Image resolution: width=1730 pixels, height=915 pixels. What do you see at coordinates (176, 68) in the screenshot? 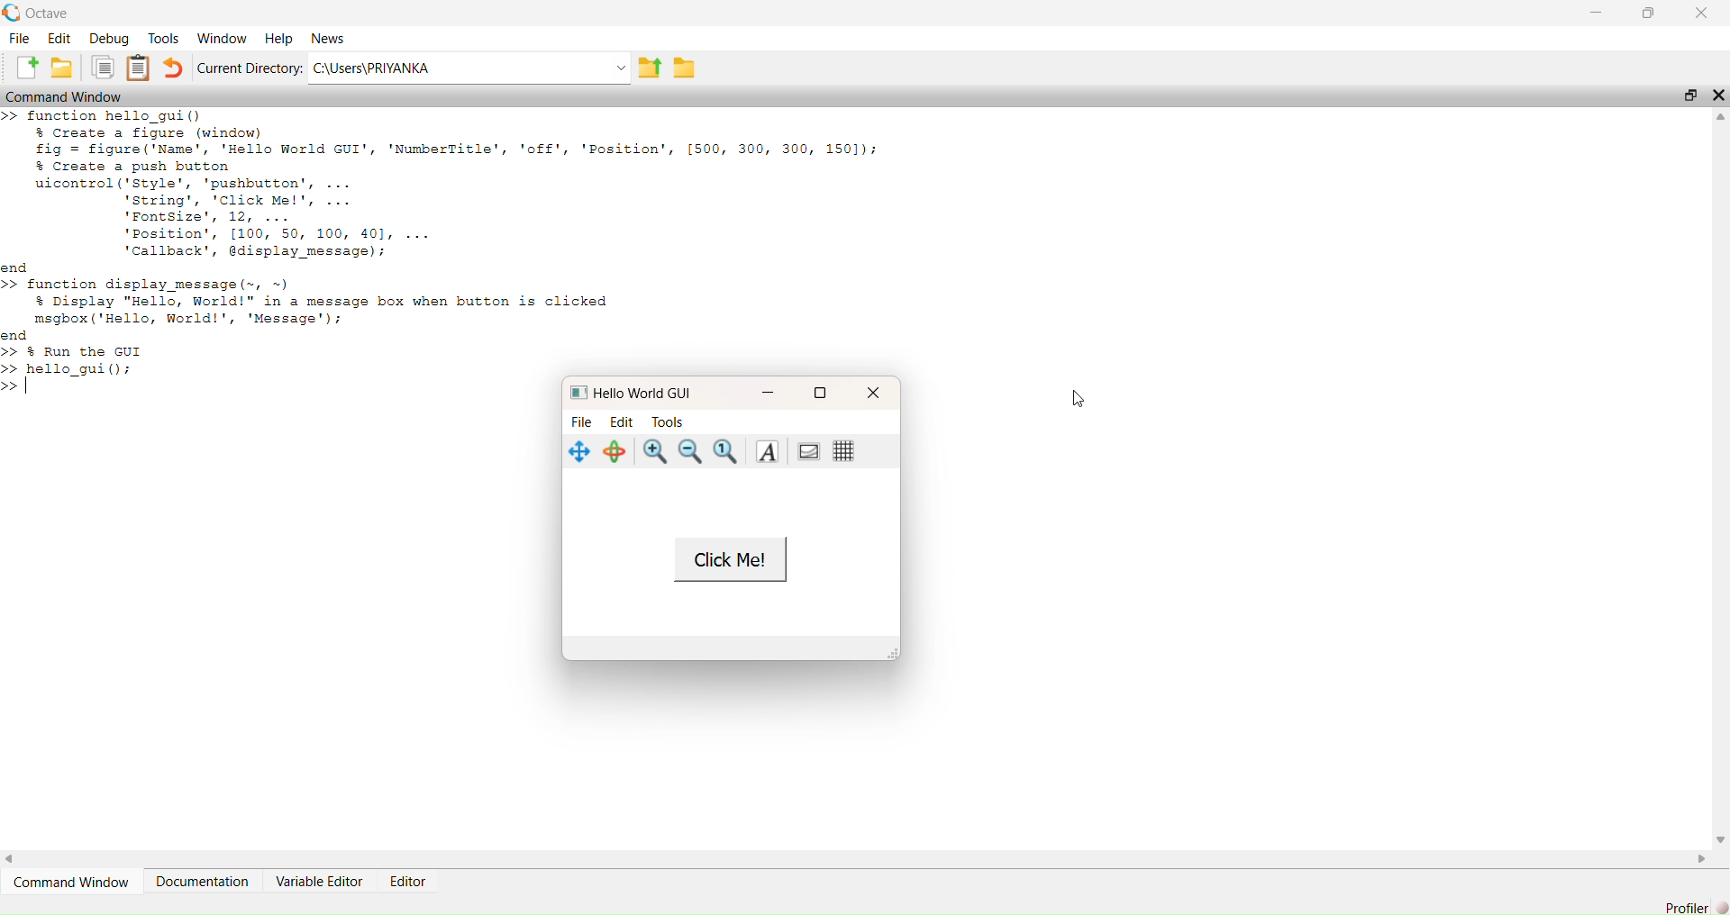
I see `undo` at bounding box center [176, 68].